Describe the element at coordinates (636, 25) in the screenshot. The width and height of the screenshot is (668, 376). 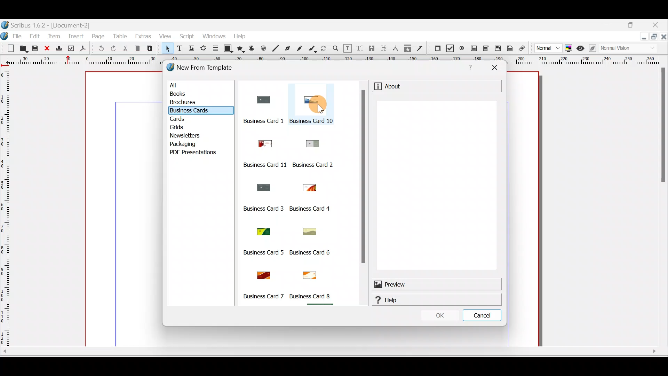
I see `Maximise` at that location.